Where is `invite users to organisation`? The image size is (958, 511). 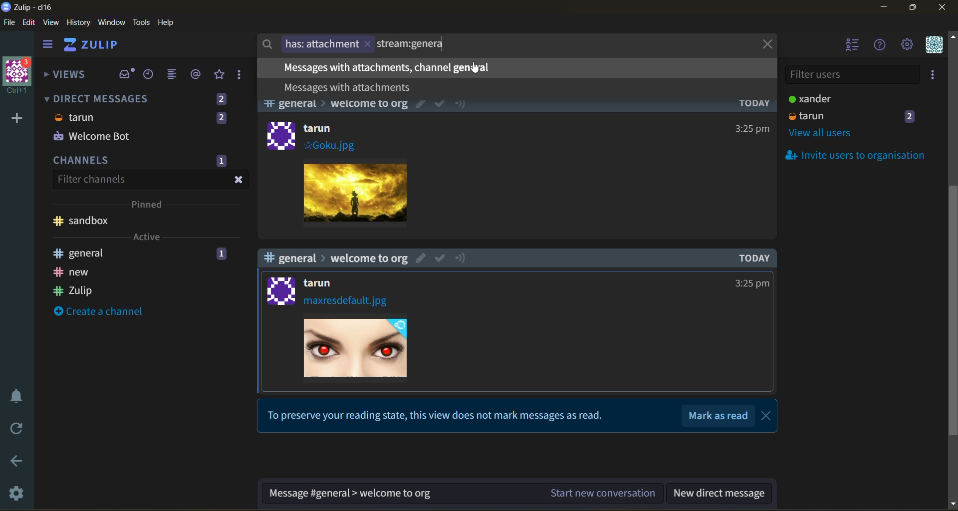
invite users to organisation is located at coordinates (934, 74).